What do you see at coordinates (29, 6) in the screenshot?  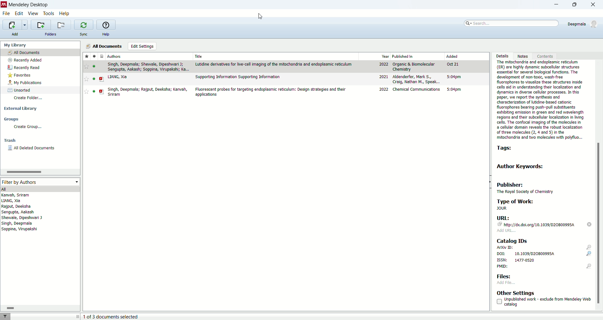 I see `mendeley desktop` at bounding box center [29, 6].